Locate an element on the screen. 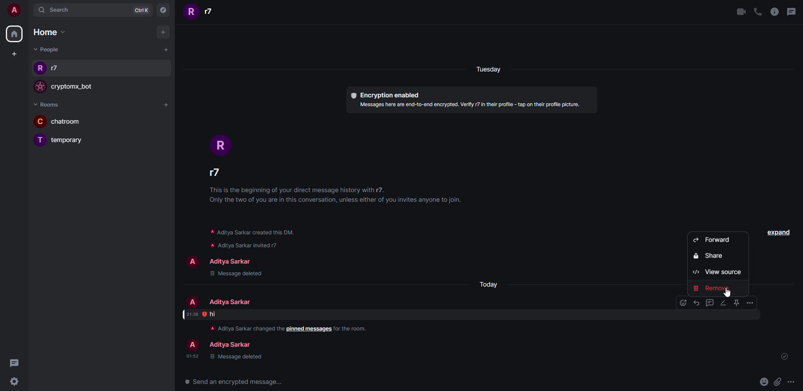 This screenshot has width=803, height=391. bot is located at coordinates (74, 87).